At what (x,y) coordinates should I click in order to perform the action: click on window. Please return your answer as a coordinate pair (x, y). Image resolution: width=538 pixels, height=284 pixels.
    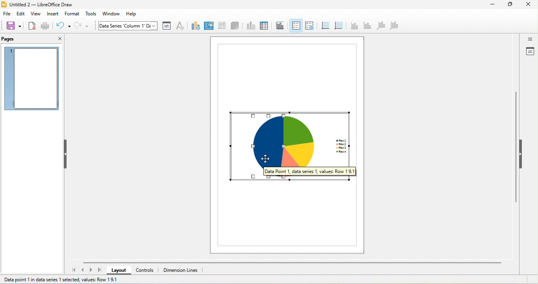
    Looking at the image, I should click on (113, 14).